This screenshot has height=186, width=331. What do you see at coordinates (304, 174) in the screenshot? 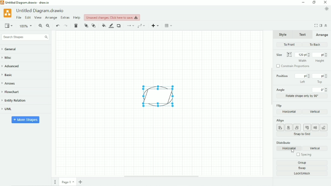
I see `Lock/Unlock` at bounding box center [304, 174].